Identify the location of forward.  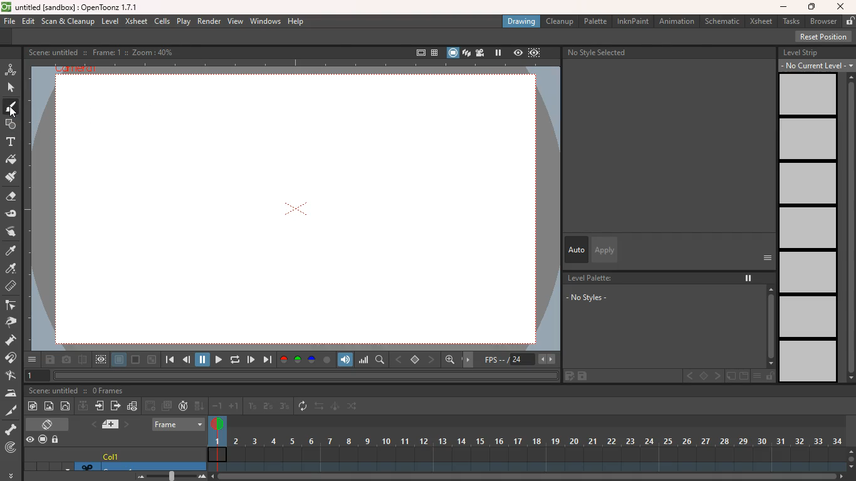
(217, 359).